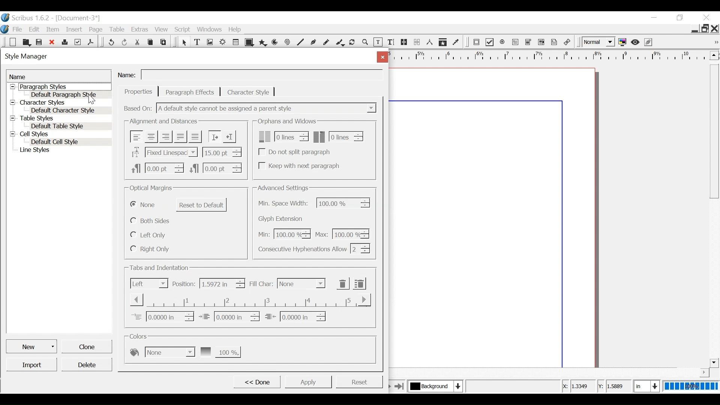  I want to click on Background color, so click(162, 351).